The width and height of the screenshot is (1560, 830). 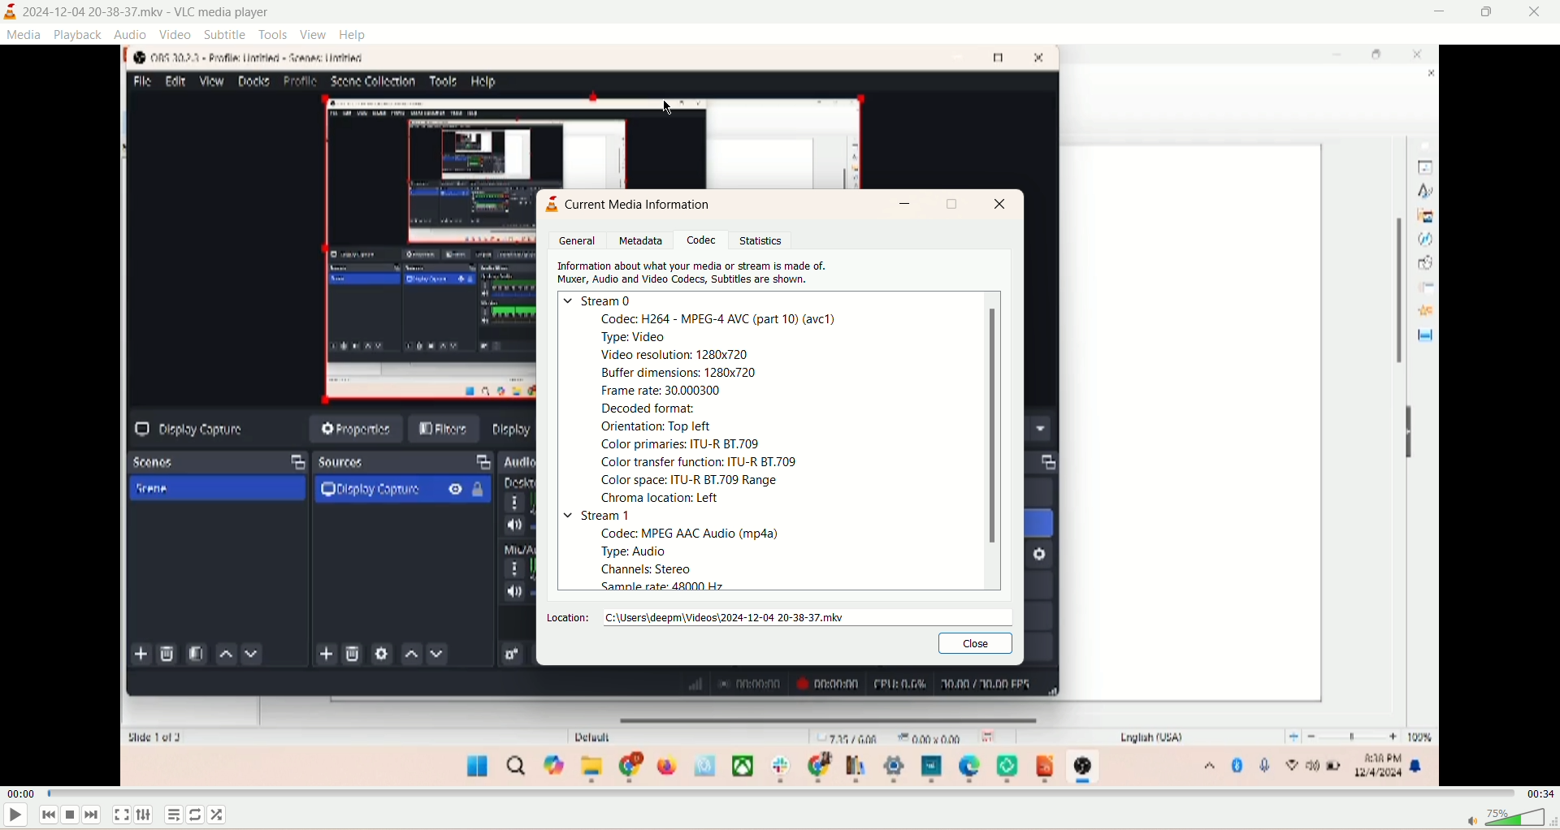 I want to click on playlist, so click(x=176, y=814).